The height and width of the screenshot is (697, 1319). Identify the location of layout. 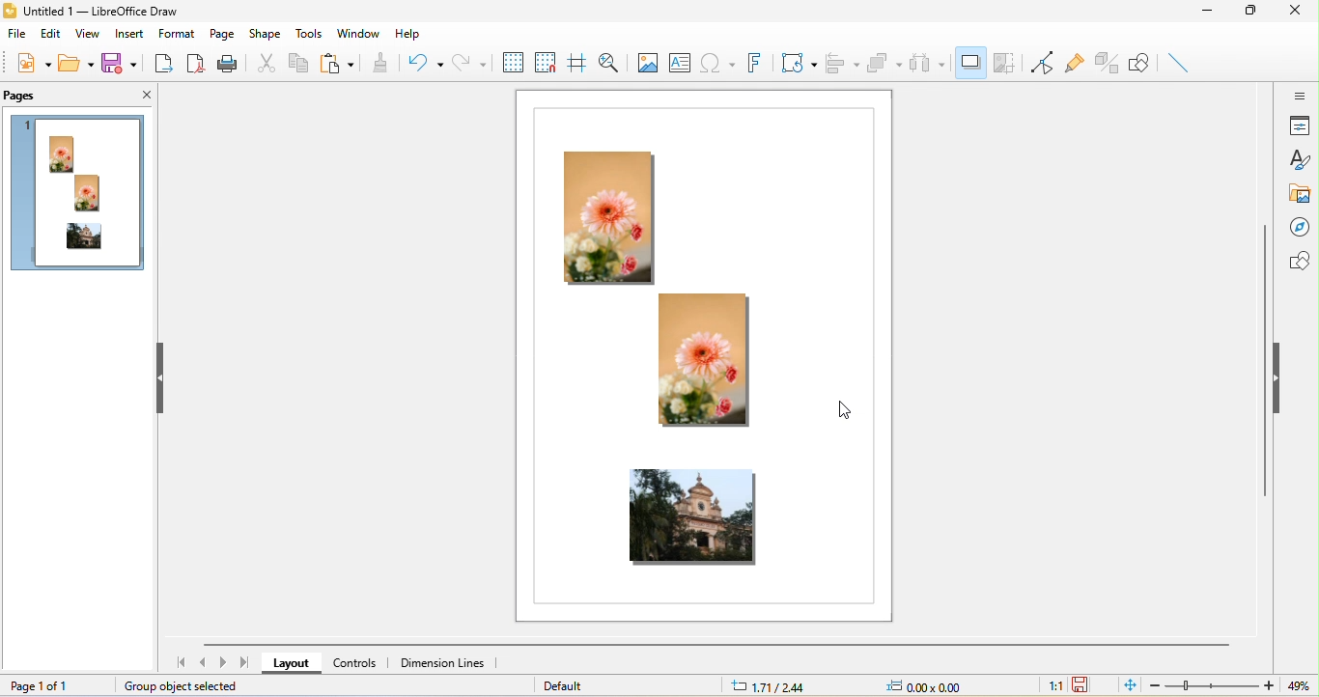
(295, 663).